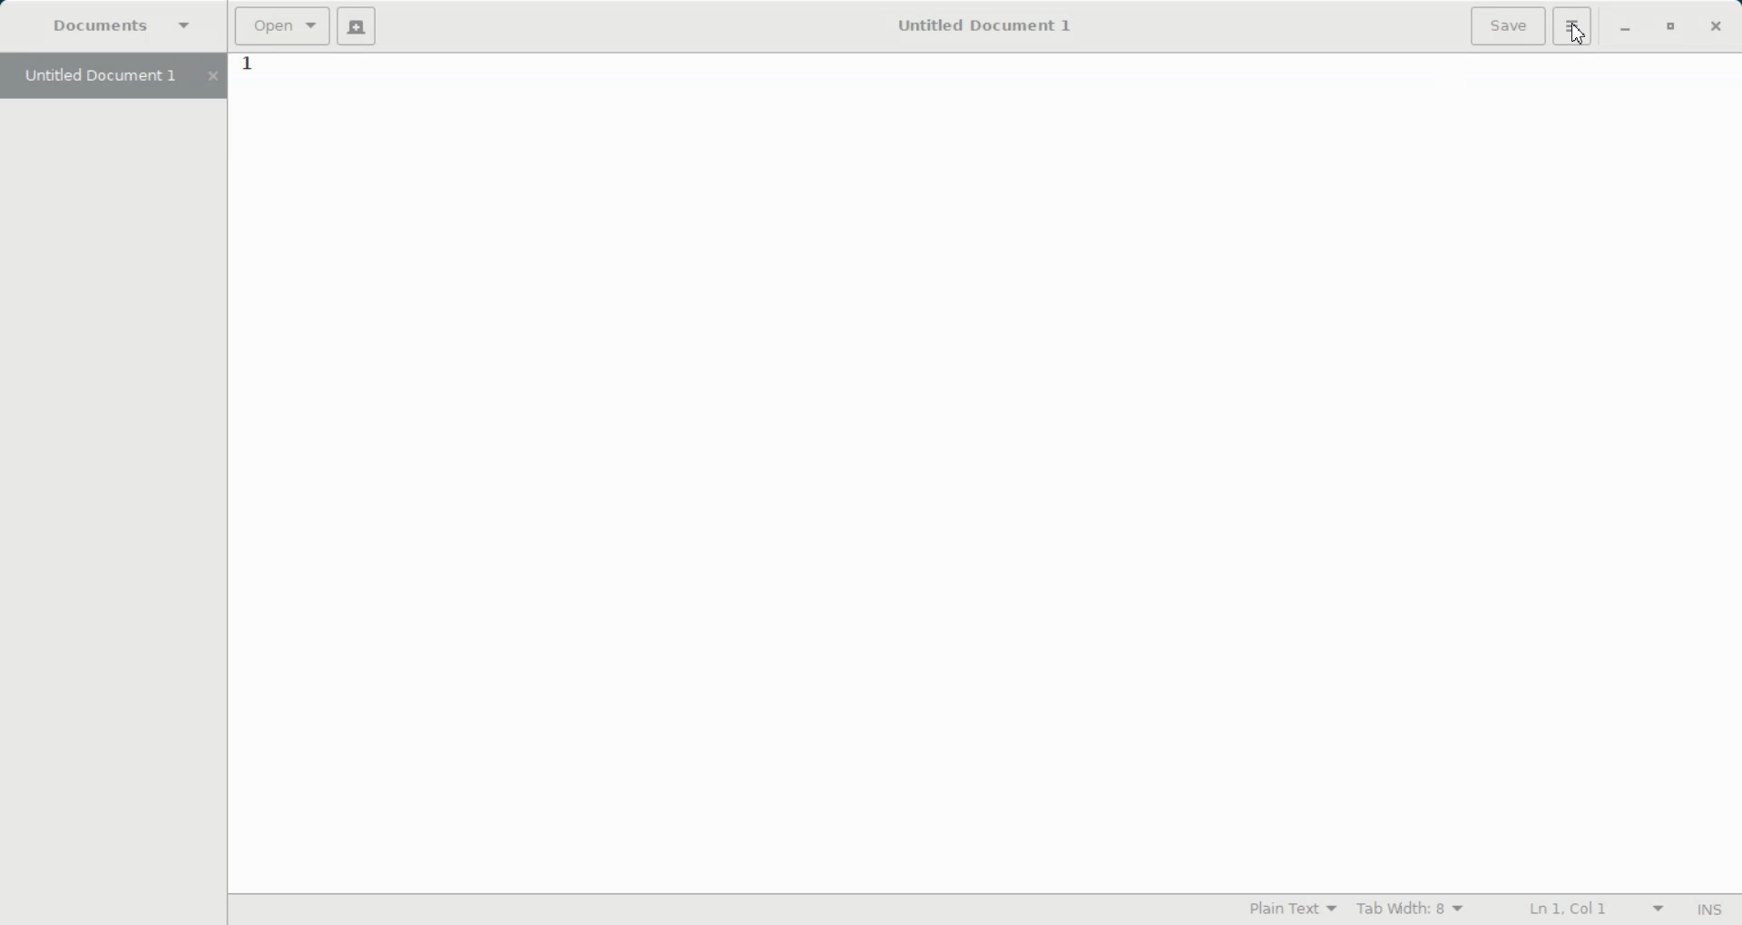 This screenshot has width=1742, height=925. What do you see at coordinates (1294, 908) in the screenshot?
I see `Highlighting Mode` at bounding box center [1294, 908].